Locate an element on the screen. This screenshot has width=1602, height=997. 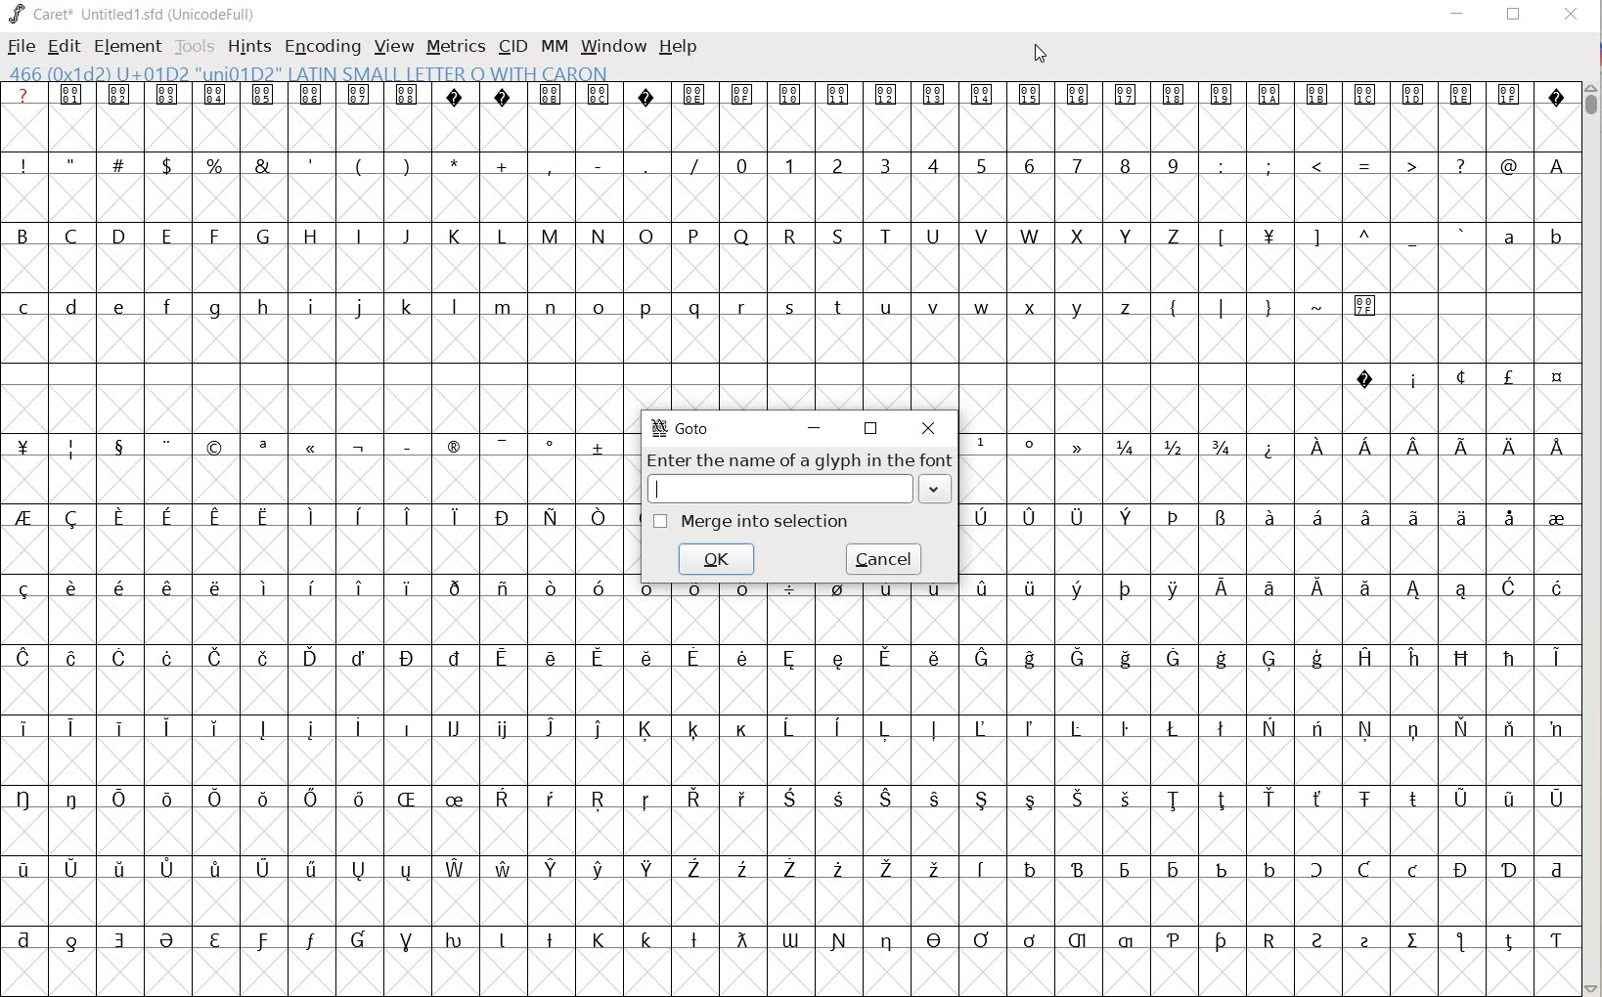
MINIMIZE is located at coordinates (819, 425).